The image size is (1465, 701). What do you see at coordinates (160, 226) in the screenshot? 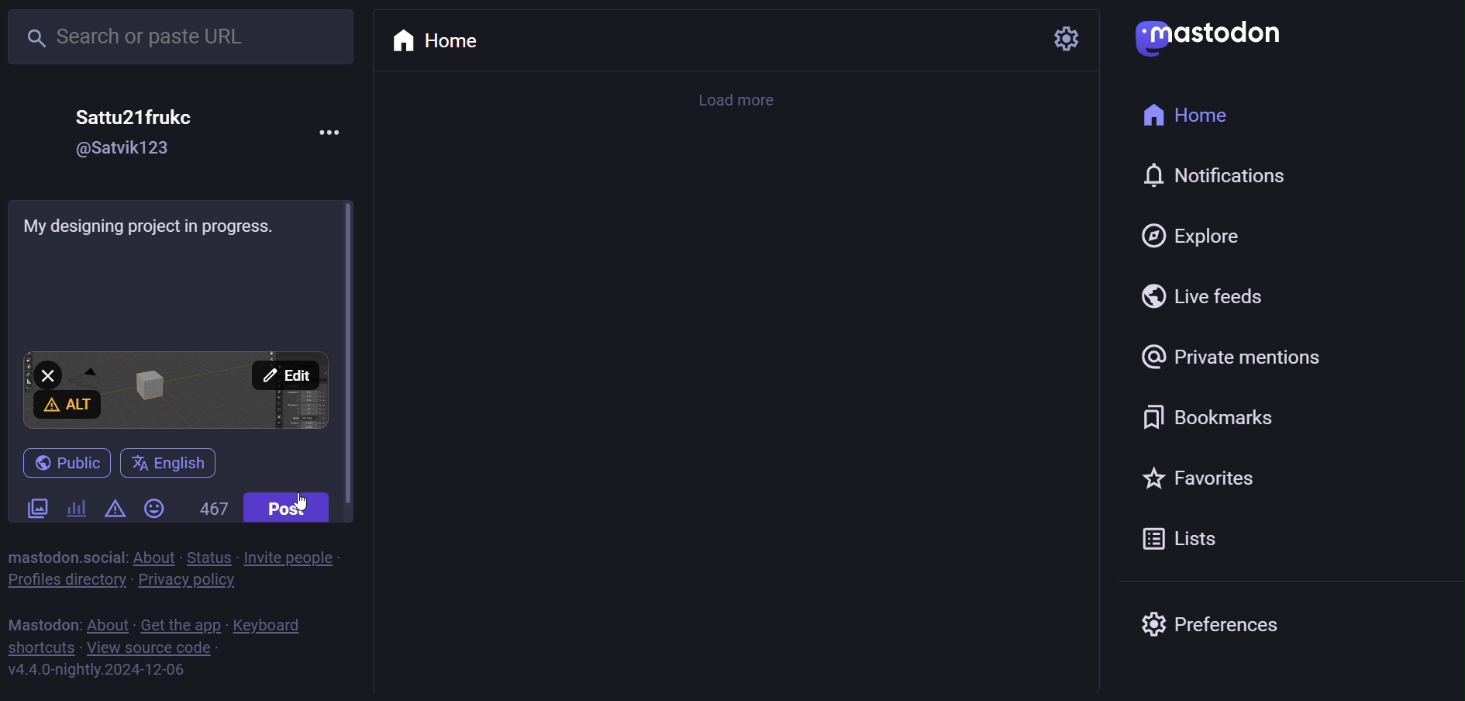
I see `text` at bounding box center [160, 226].